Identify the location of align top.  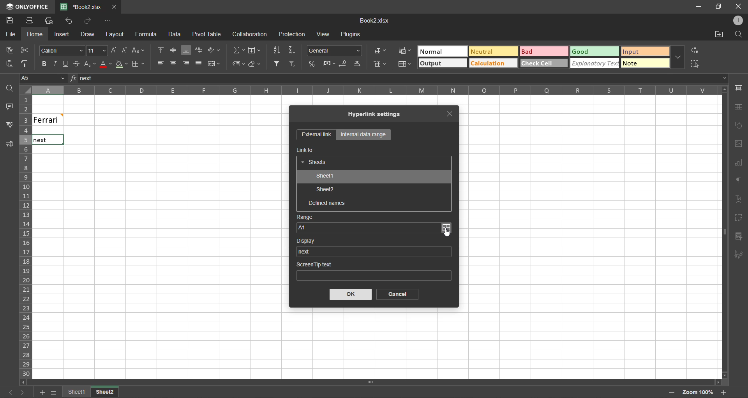
(162, 51).